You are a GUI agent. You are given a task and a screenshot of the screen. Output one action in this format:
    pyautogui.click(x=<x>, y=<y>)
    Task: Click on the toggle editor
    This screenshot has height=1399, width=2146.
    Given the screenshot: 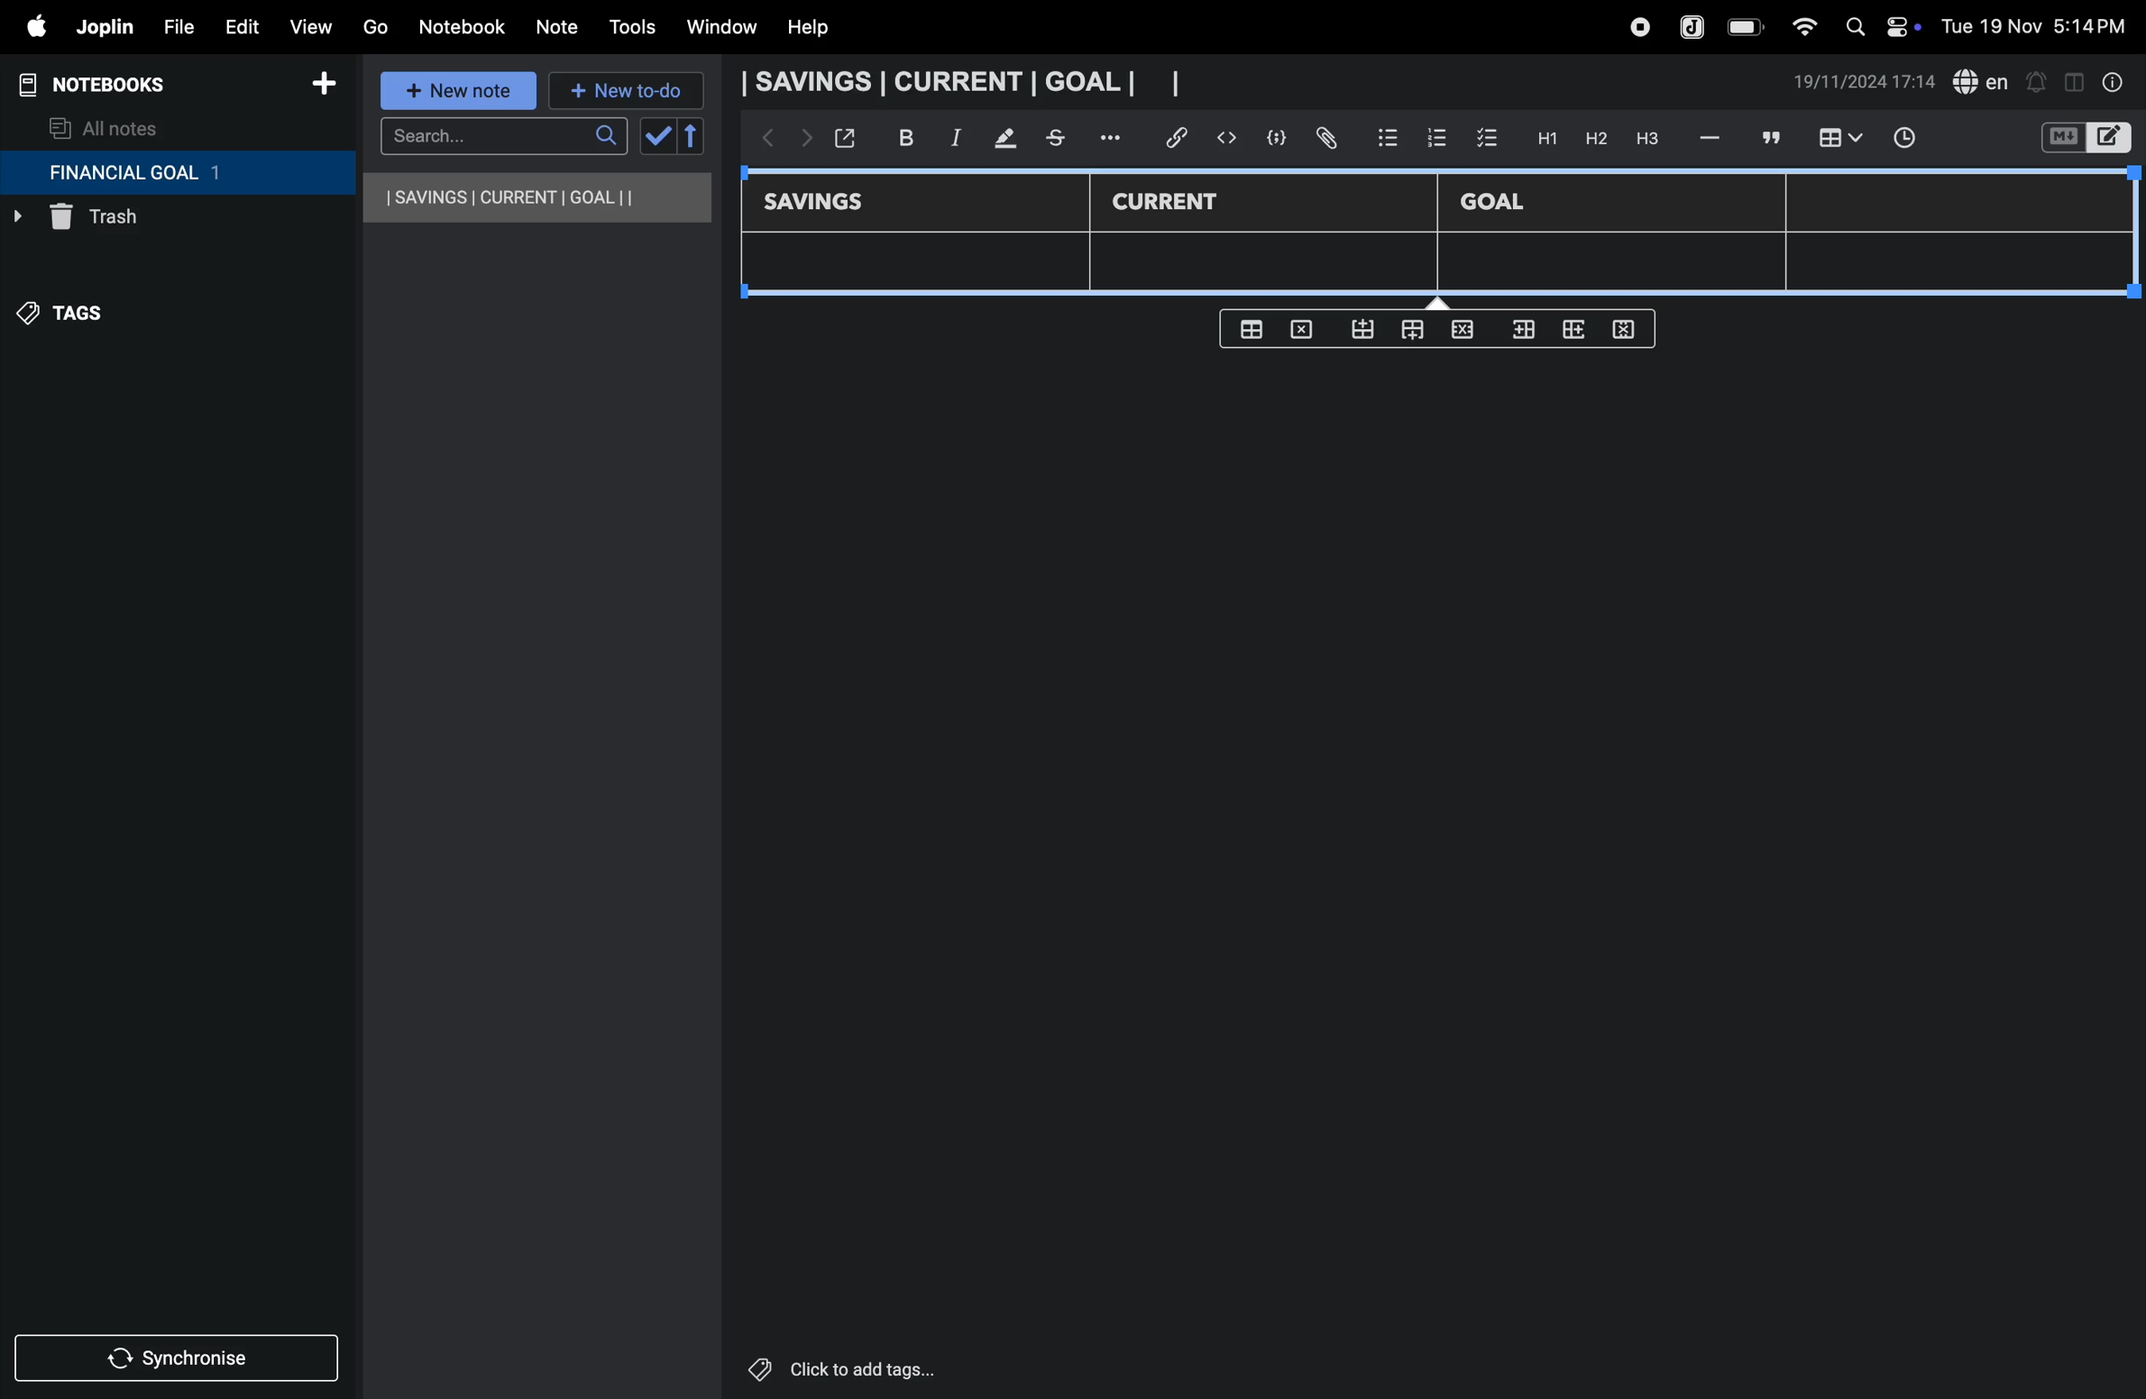 What is the action you would take?
    pyautogui.click(x=2074, y=80)
    